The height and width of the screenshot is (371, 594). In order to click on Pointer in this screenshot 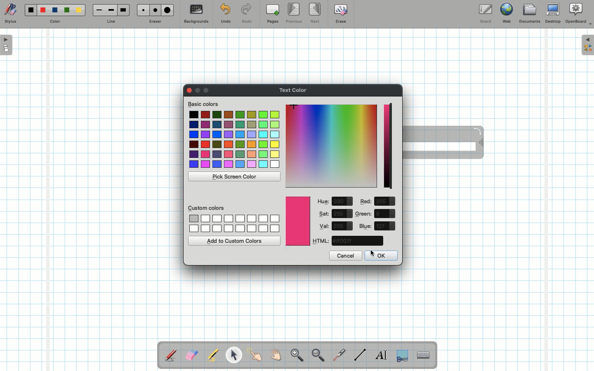, I will do `click(255, 355)`.